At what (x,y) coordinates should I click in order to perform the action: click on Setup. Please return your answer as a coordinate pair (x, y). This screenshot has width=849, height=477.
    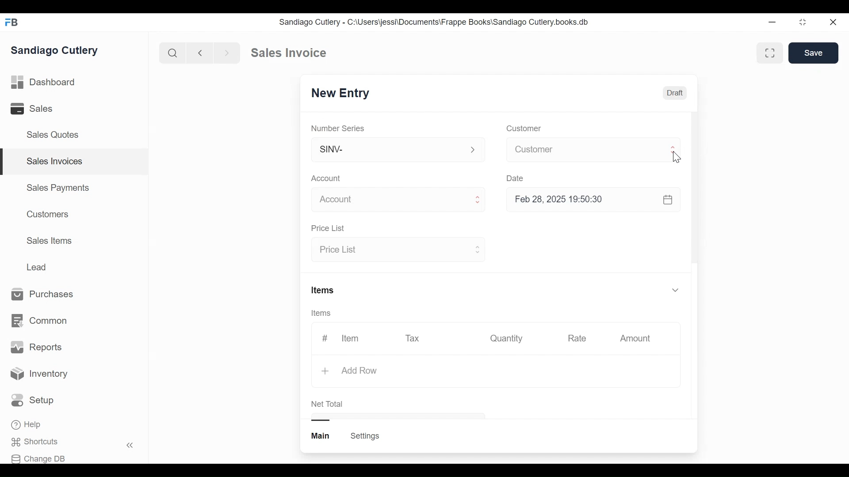
    Looking at the image, I should click on (33, 400).